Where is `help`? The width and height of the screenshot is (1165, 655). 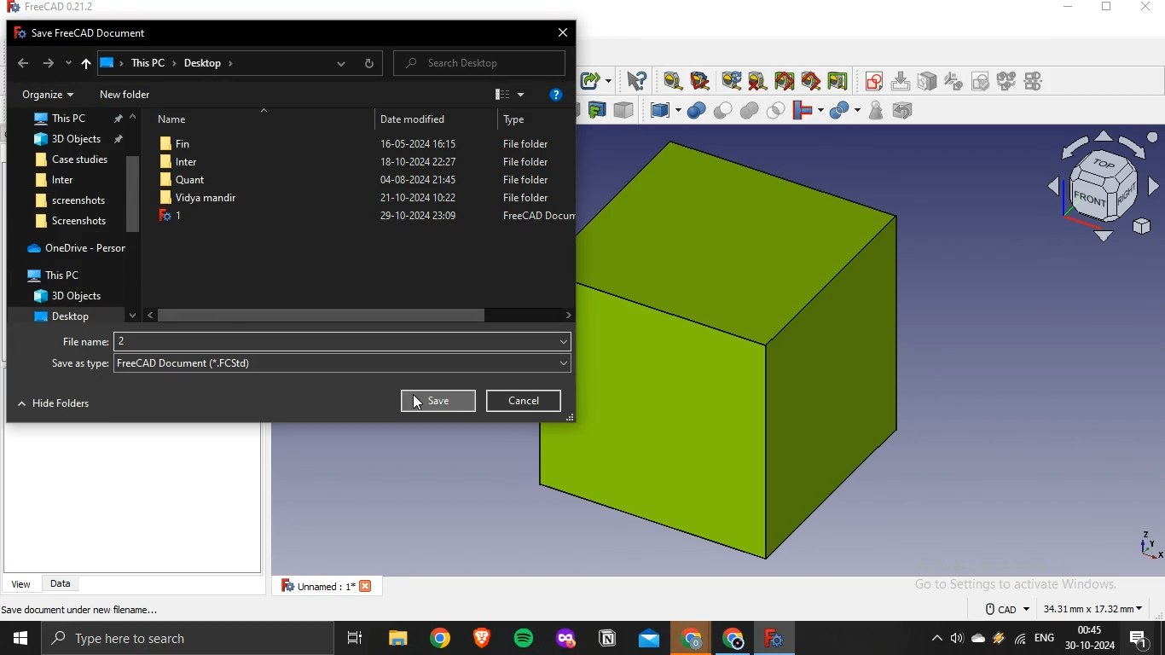
help is located at coordinates (560, 93).